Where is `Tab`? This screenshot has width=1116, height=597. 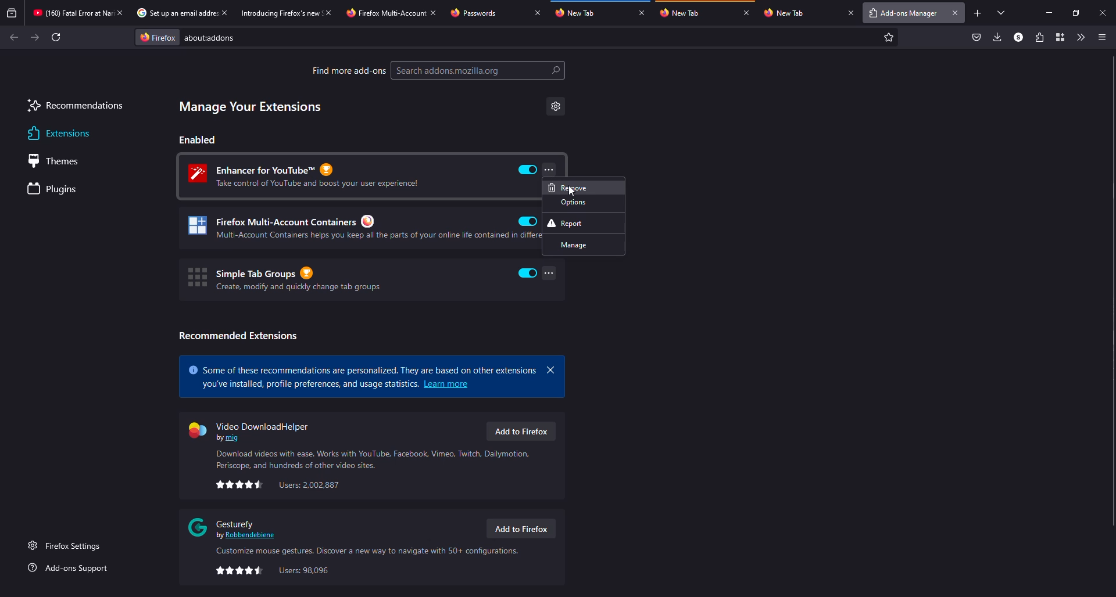 Tab is located at coordinates (70, 13).